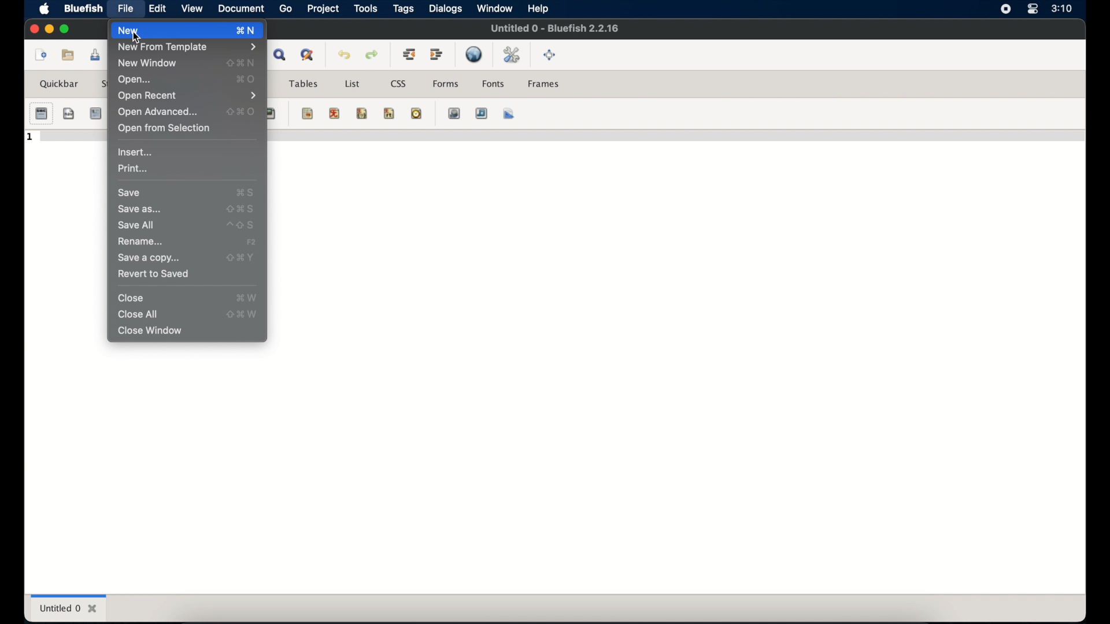 This screenshot has height=624, width=1110. Describe the element at coordinates (41, 114) in the screenshot. I see `section` at that location.